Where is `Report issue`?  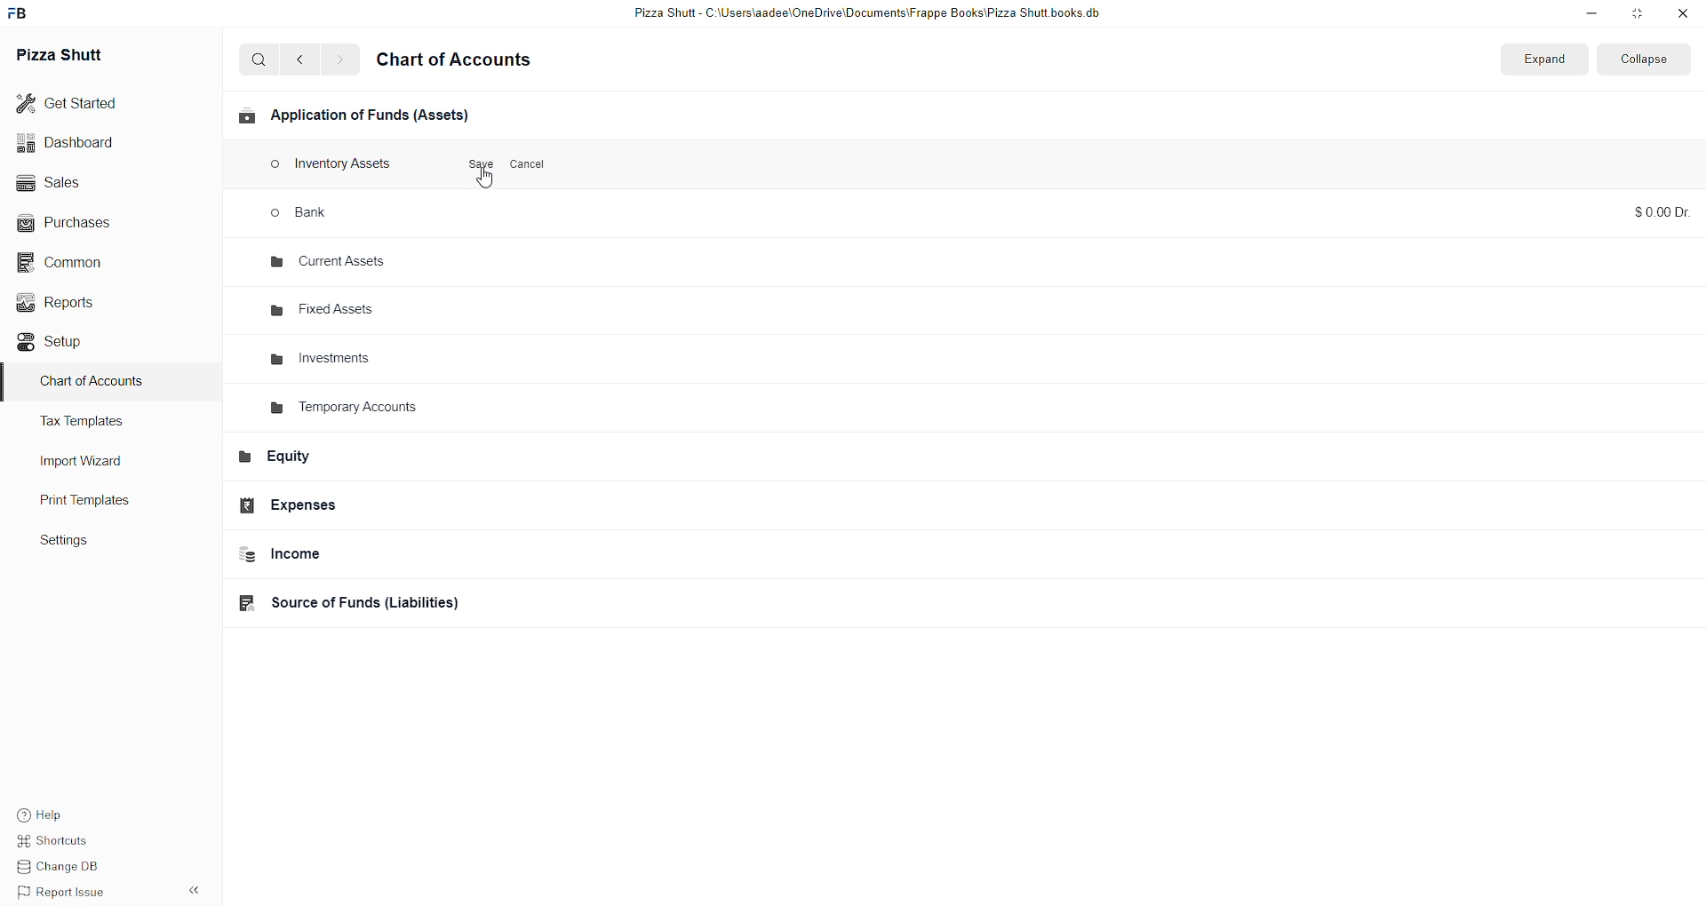
Report issue is located at coordinates (63, 894).